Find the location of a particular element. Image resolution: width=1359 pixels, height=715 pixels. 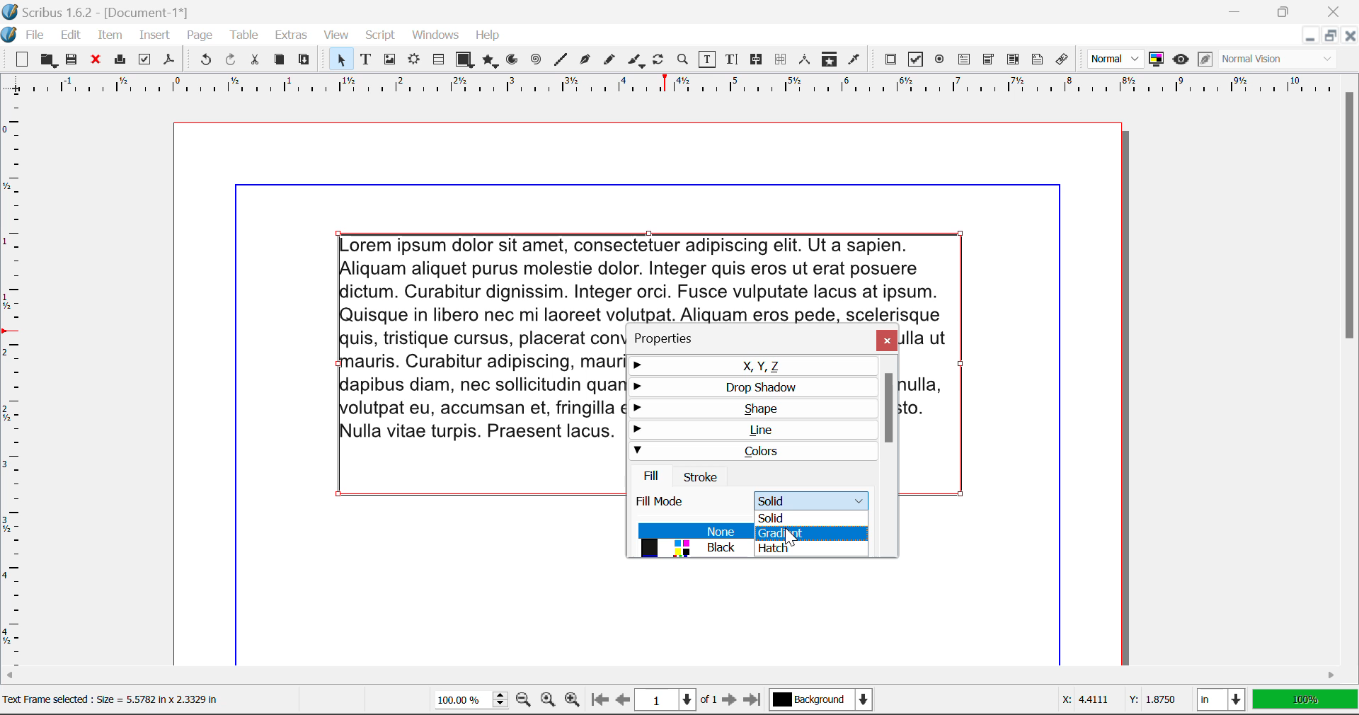

Properties is located at coordinates (671, 338).